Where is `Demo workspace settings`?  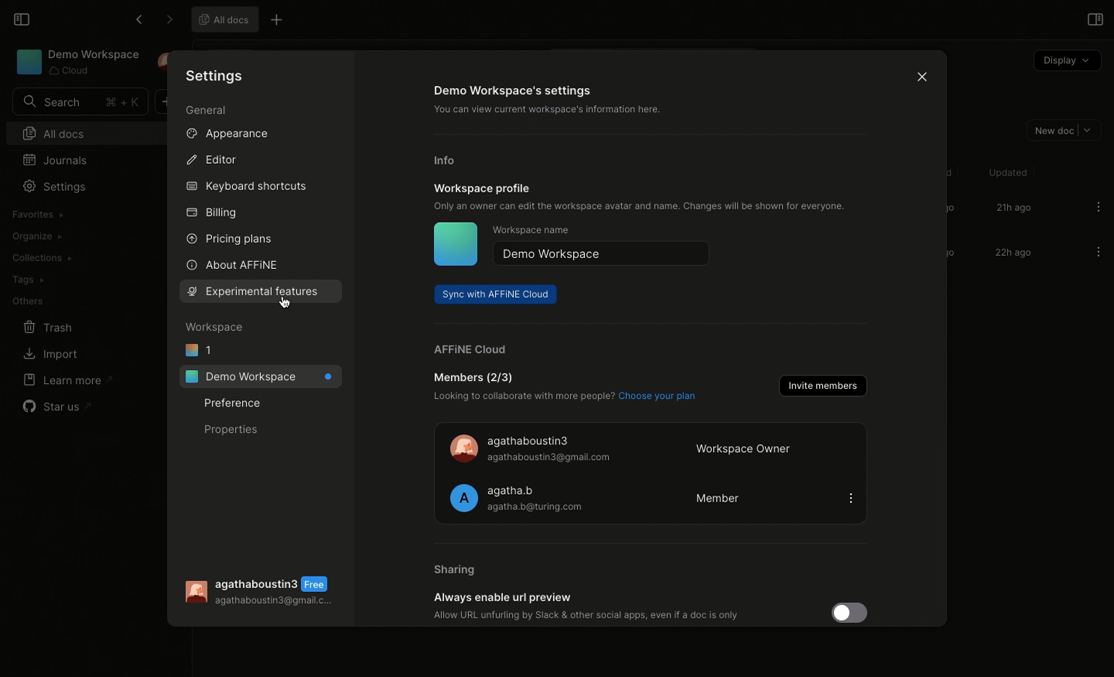 Demo workspace settings is located at coordinates (559, 100).